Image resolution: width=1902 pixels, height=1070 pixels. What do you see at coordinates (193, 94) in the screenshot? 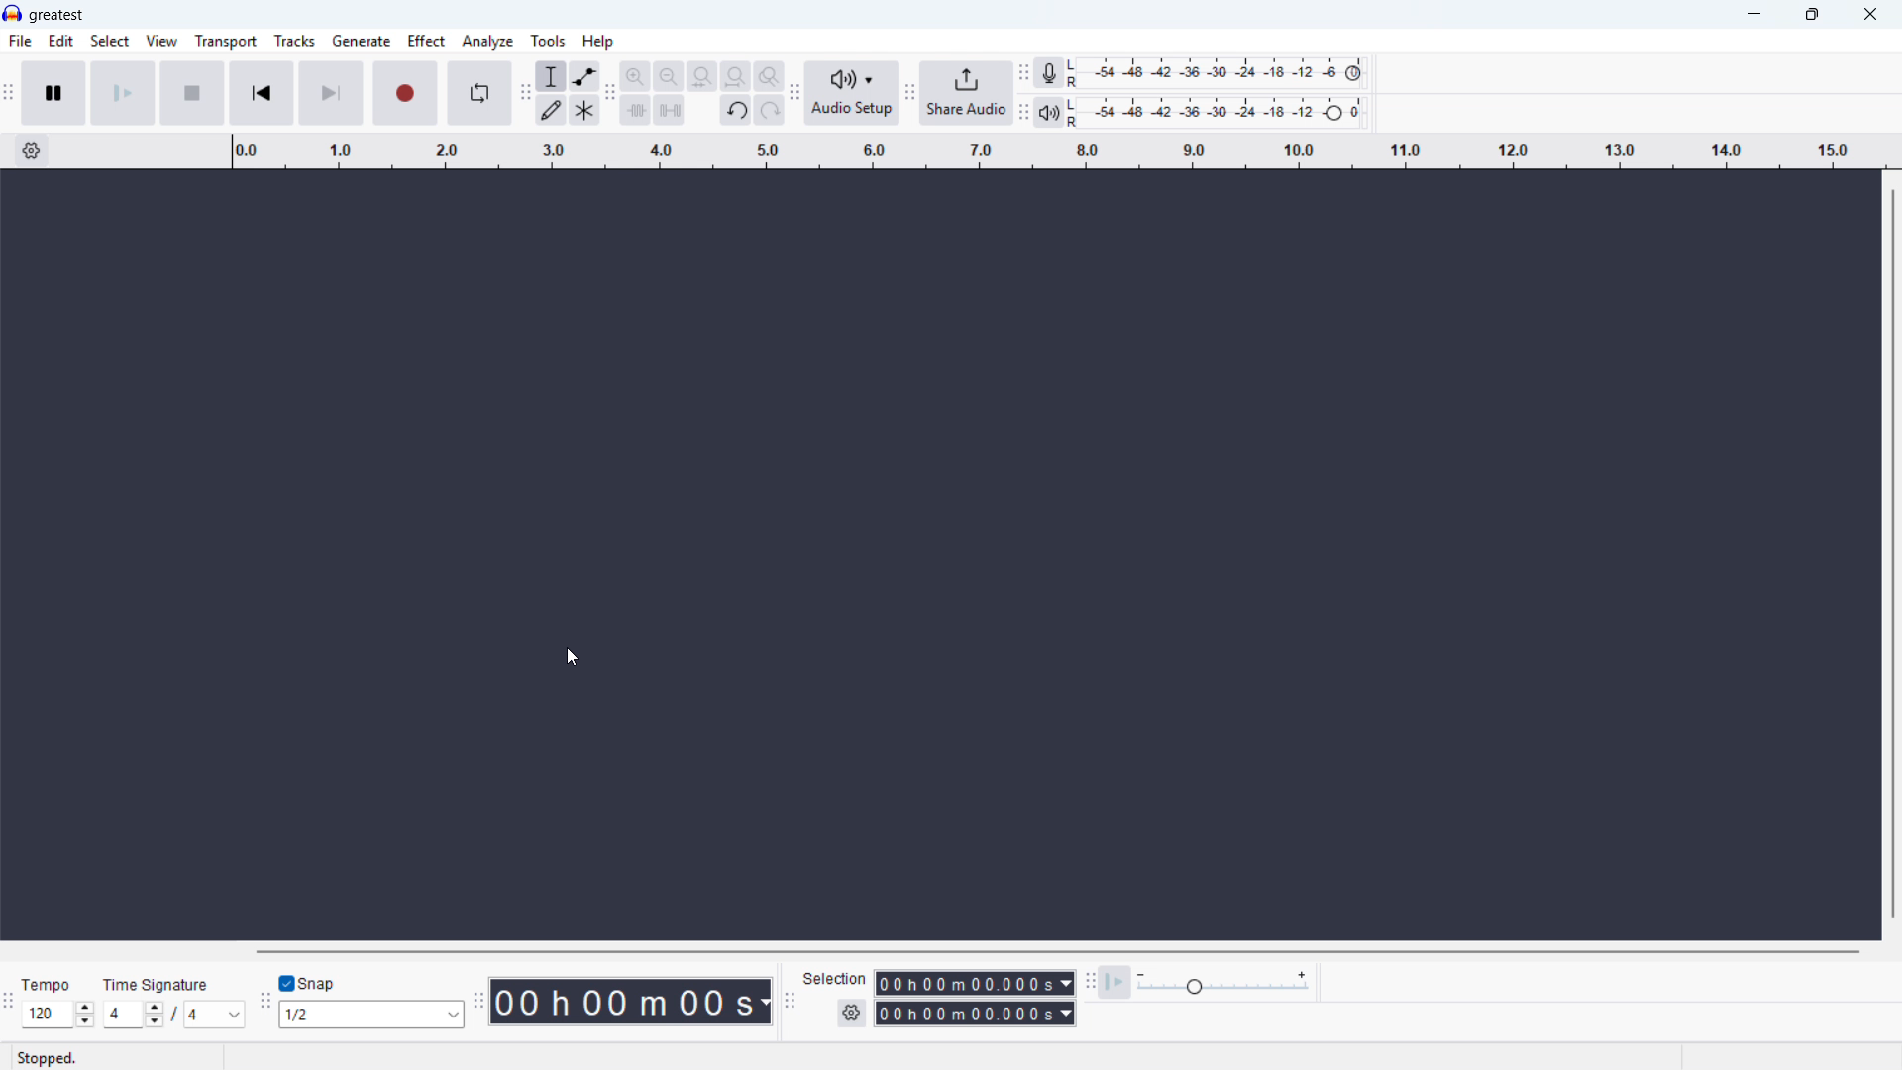
I see `stop ` at bounding box center [193, 94].